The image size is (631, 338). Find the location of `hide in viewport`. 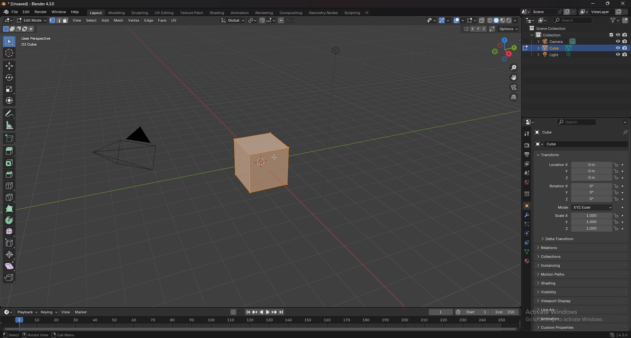

hide in viewport is located at coordinates (618, 54).